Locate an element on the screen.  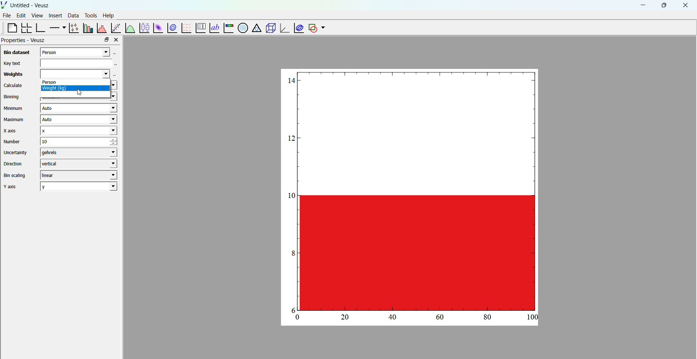
Person is located at coordinates (76, 83).